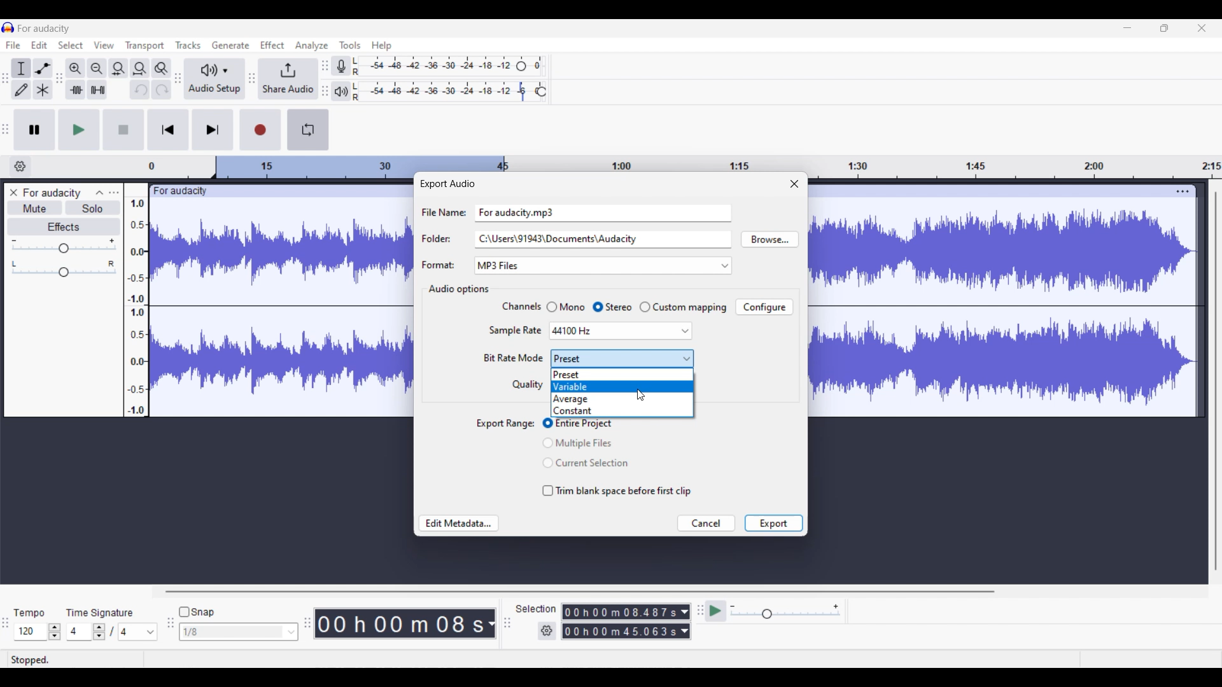 The width and height of the screenshot is (1222, 687). What do you see at coordinates (707, 523) in the screenshot?
I see `Cancel` at bounding box center [707, 523].